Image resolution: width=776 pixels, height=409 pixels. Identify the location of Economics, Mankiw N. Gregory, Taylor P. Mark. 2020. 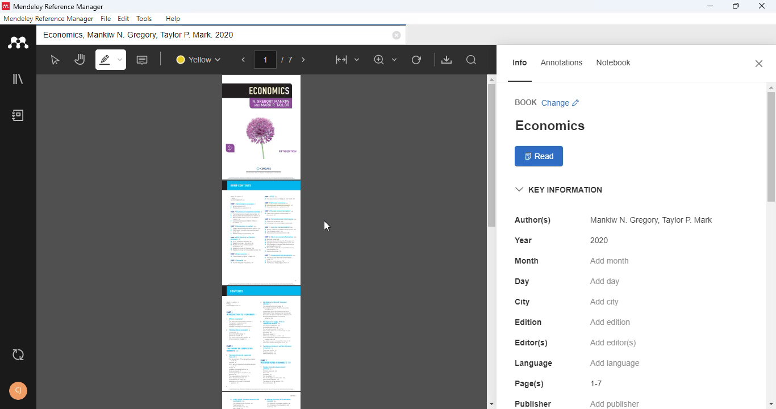
(143, 35).